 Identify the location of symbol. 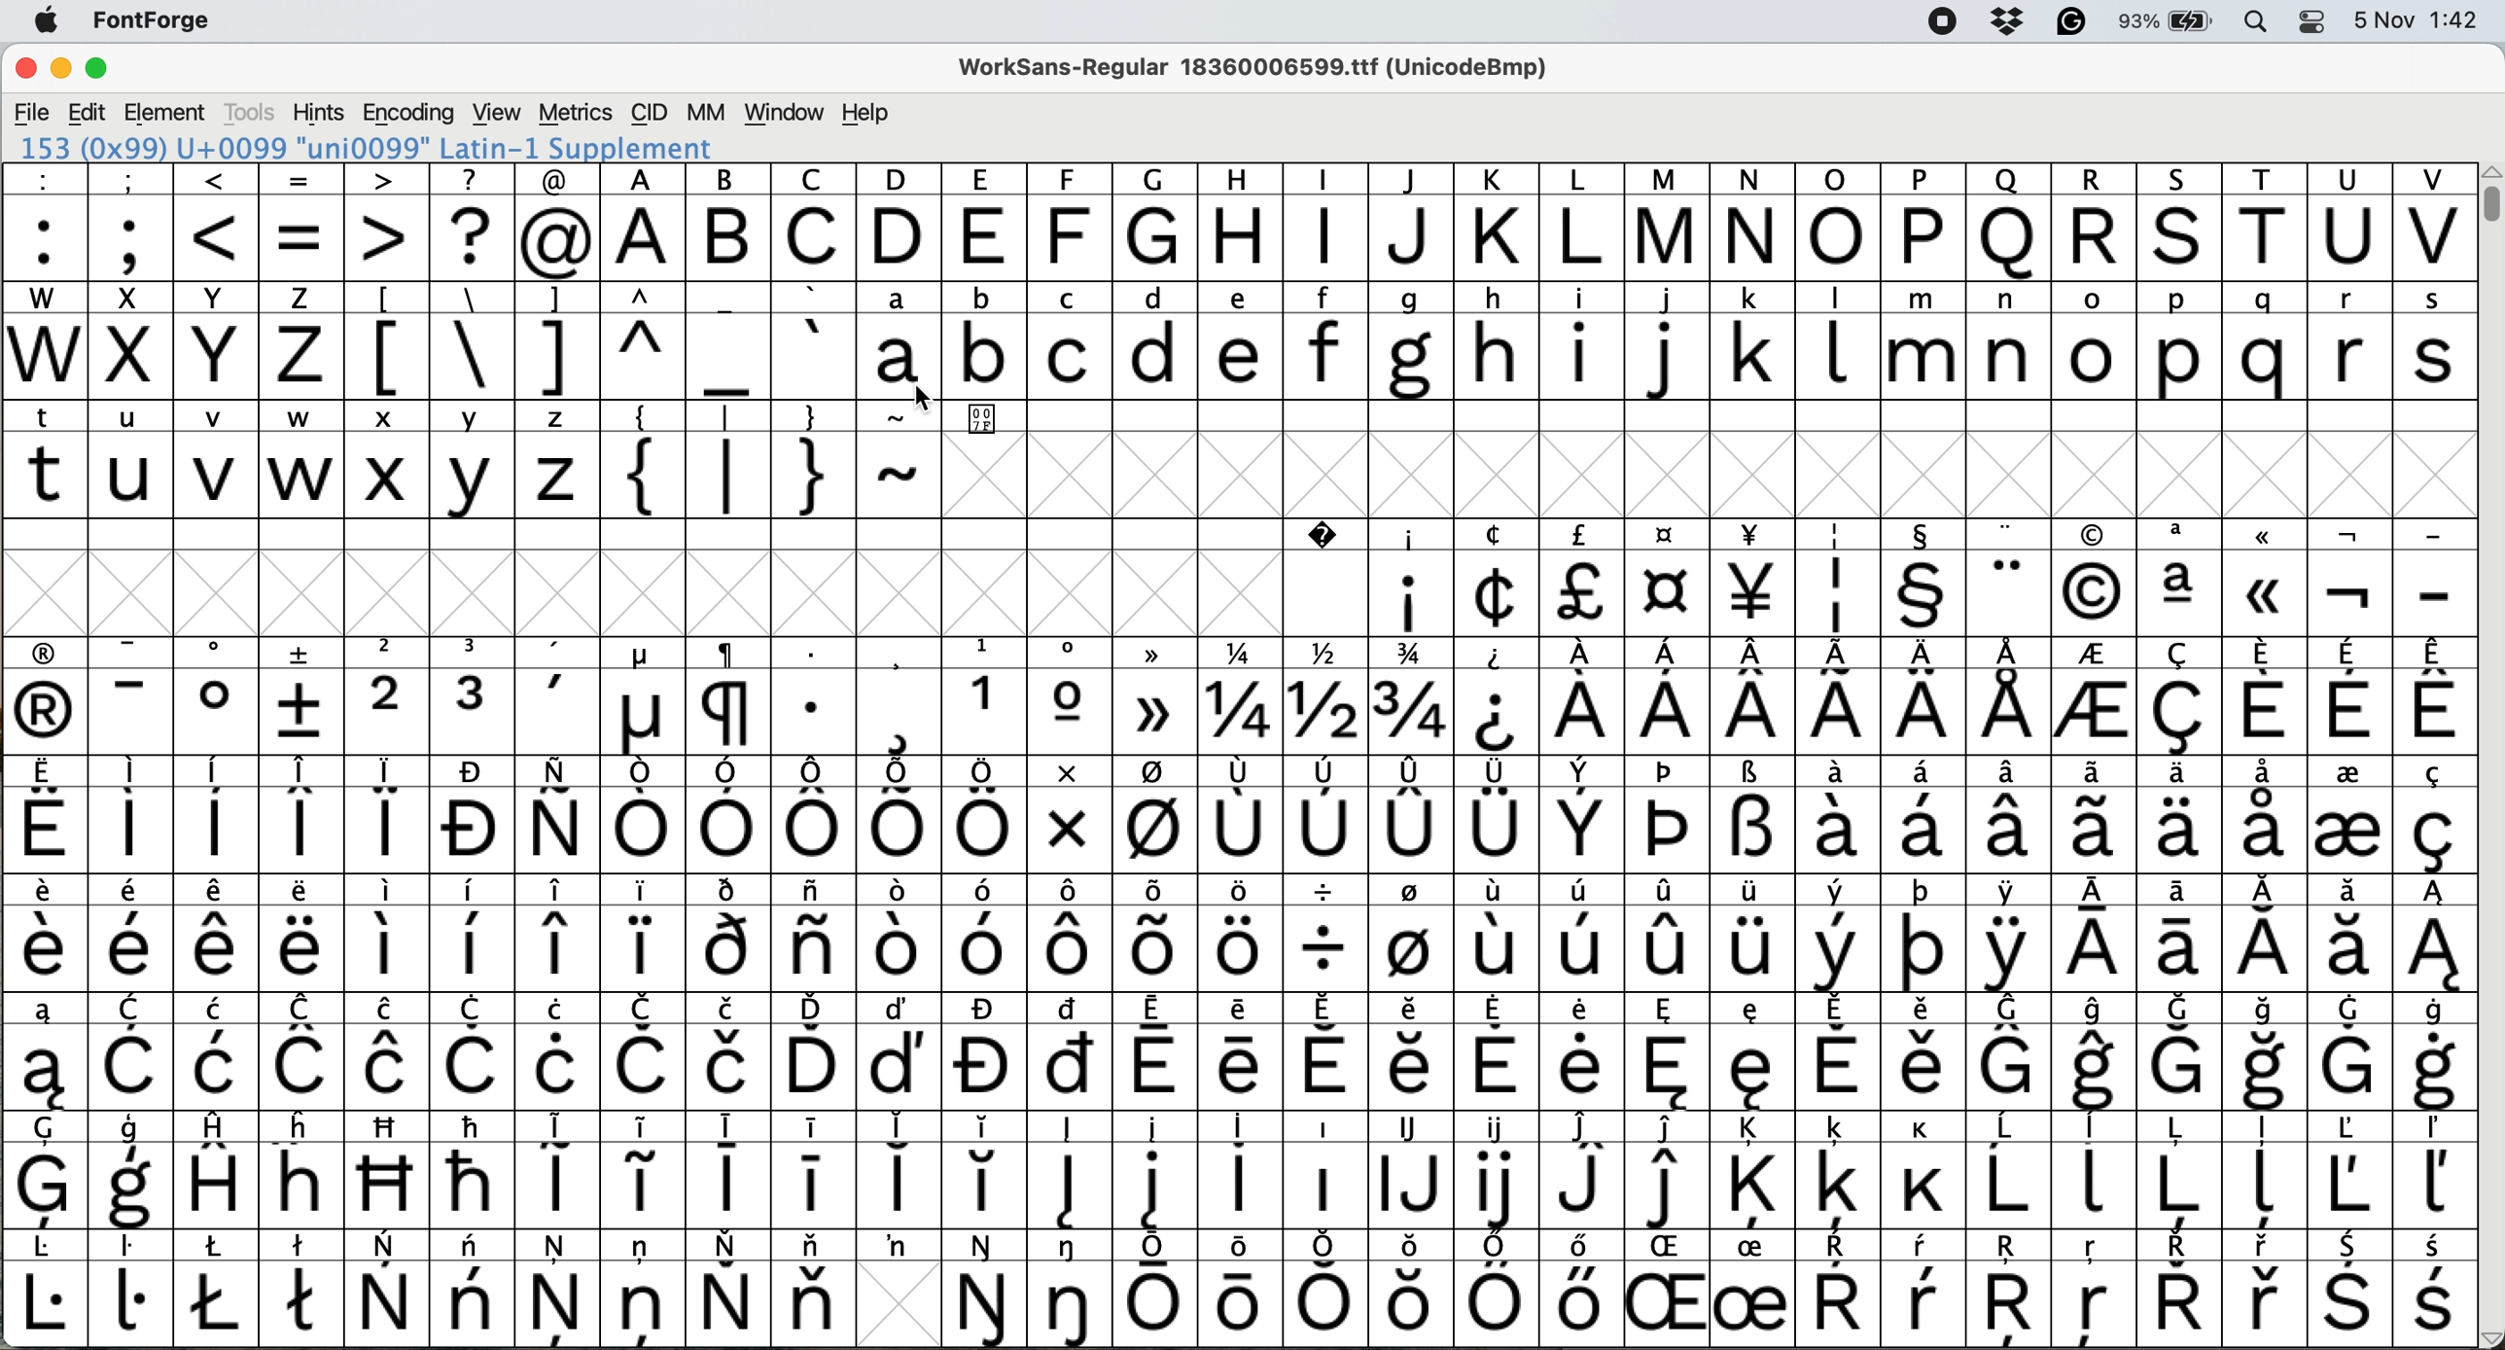
(1839, 1170).